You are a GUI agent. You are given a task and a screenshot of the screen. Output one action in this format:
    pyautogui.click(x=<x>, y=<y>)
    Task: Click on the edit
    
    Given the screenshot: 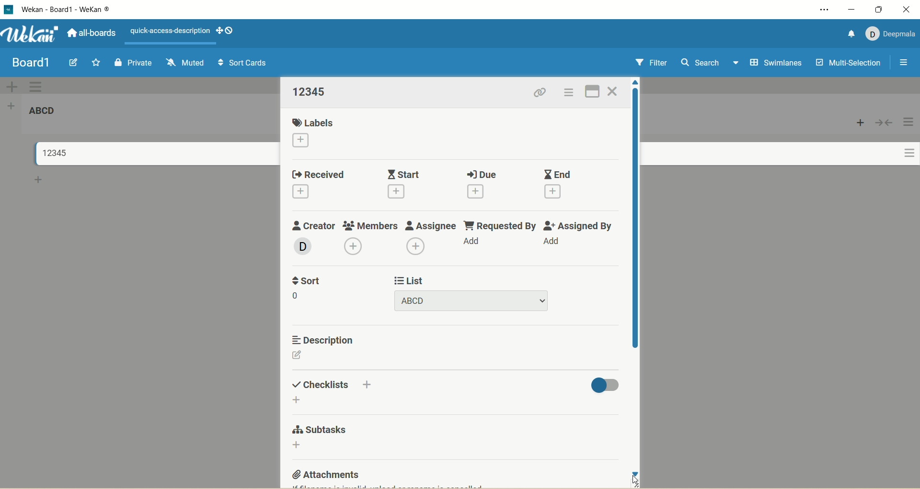 What is the action you would take?
    pyautogui.click(x=300, y=355)
    